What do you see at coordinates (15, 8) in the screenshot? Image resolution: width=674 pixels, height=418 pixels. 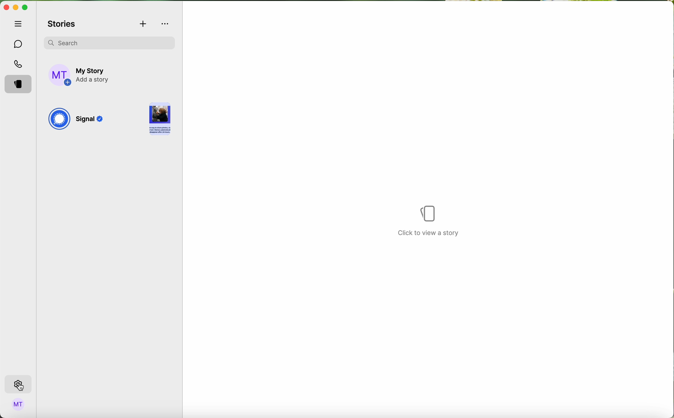 I see `minimize` at bounding box center [15, 8].